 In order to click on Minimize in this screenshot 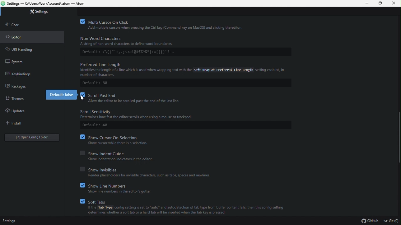, I will do `click(367, 3)`.